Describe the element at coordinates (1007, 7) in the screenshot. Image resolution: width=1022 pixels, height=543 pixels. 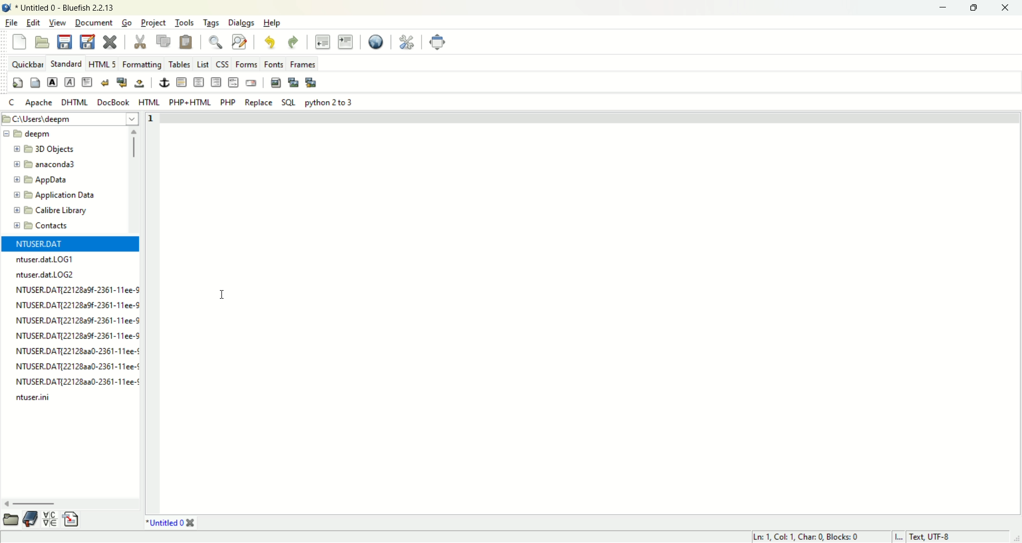
I see `close` at that location.